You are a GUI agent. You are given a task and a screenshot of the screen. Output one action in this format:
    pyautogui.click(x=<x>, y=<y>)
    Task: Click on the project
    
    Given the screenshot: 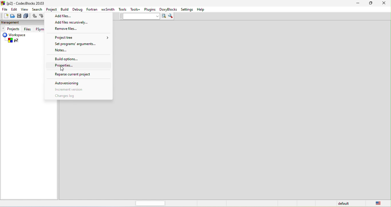 What is the action you would take?
    pyautogui.click(x=53, y=9)
    